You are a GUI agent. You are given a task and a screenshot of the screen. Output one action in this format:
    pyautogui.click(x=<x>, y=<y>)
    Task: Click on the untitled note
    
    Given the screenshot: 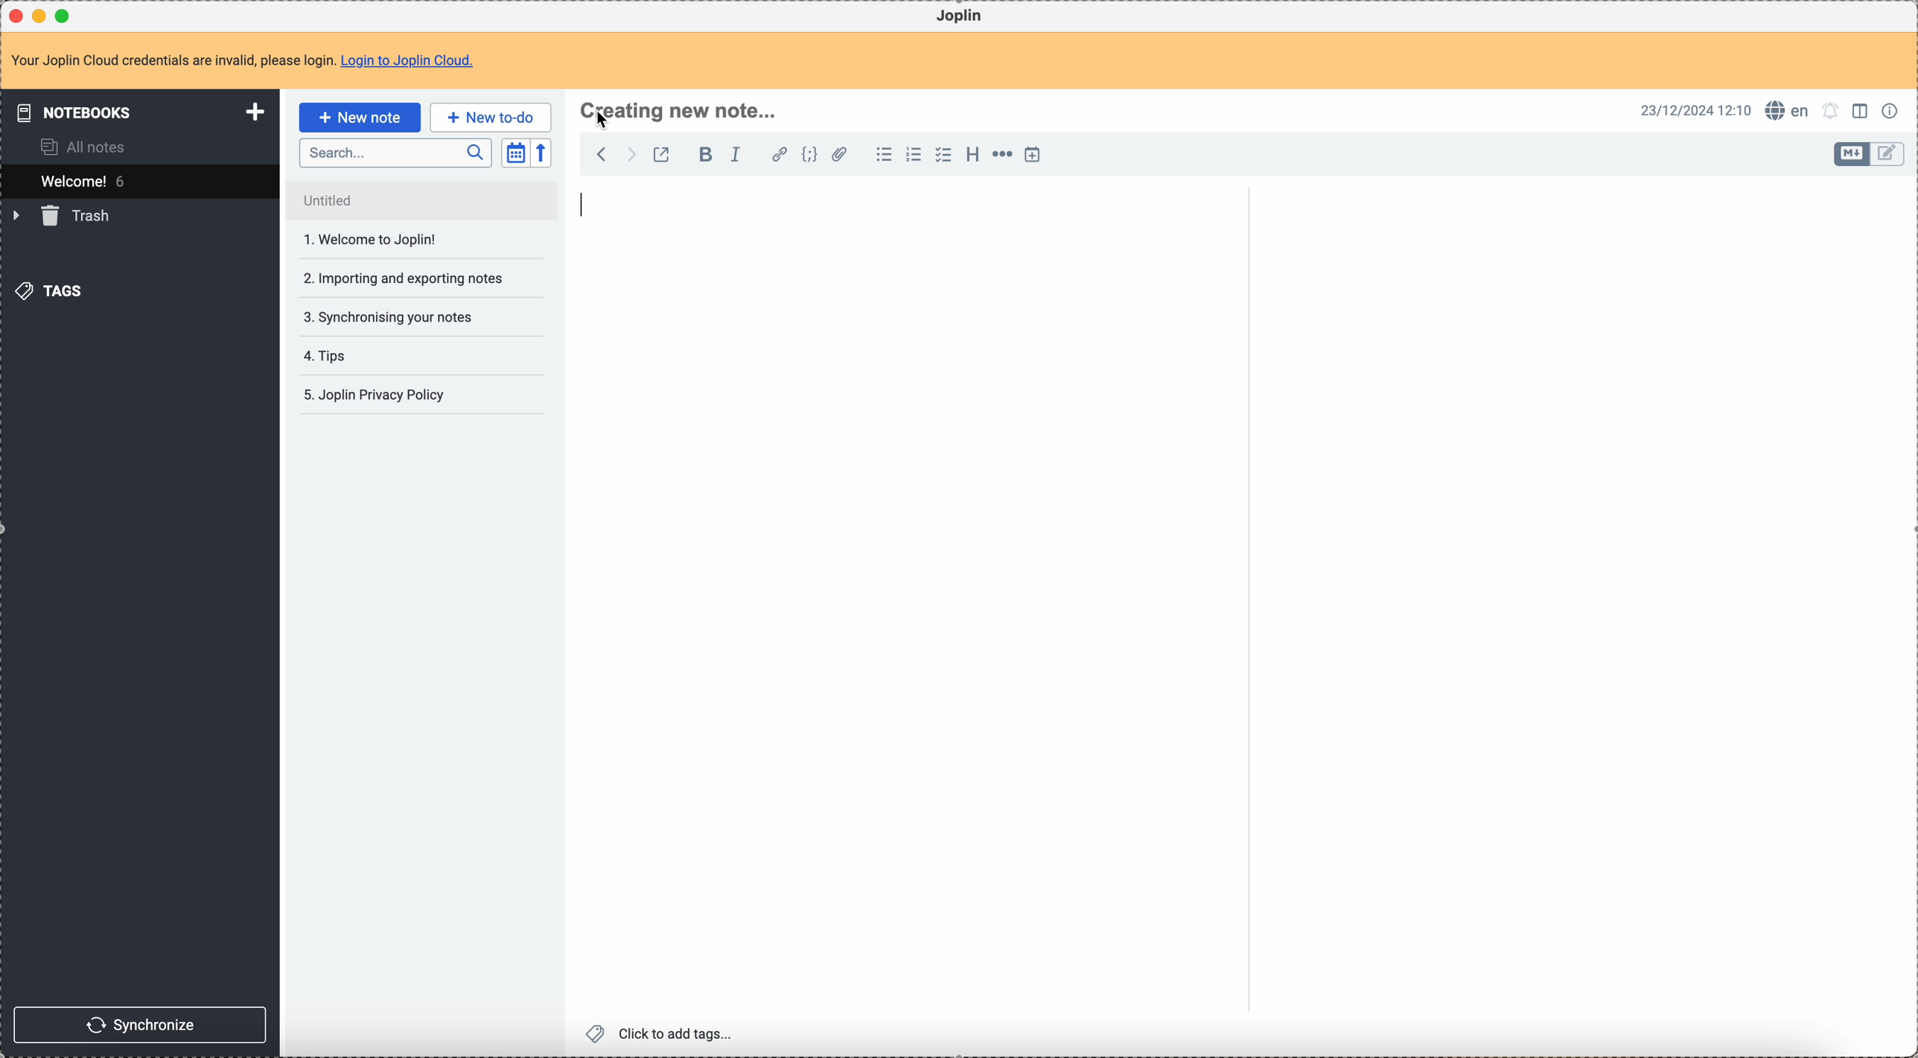 What is the action you would take?
    pyautogui.click(x=421, y=201)
    